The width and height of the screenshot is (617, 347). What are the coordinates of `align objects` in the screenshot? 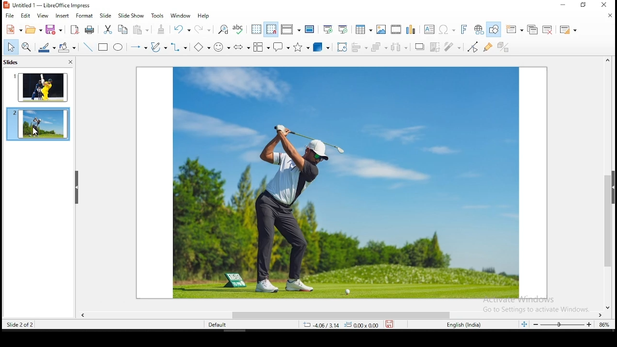 It's located at (360, 48).